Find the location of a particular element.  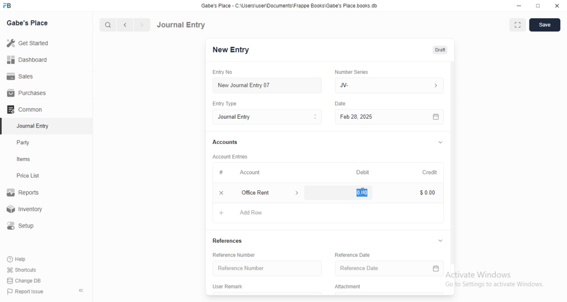

fullscreen is located at coordinates (518, 26).